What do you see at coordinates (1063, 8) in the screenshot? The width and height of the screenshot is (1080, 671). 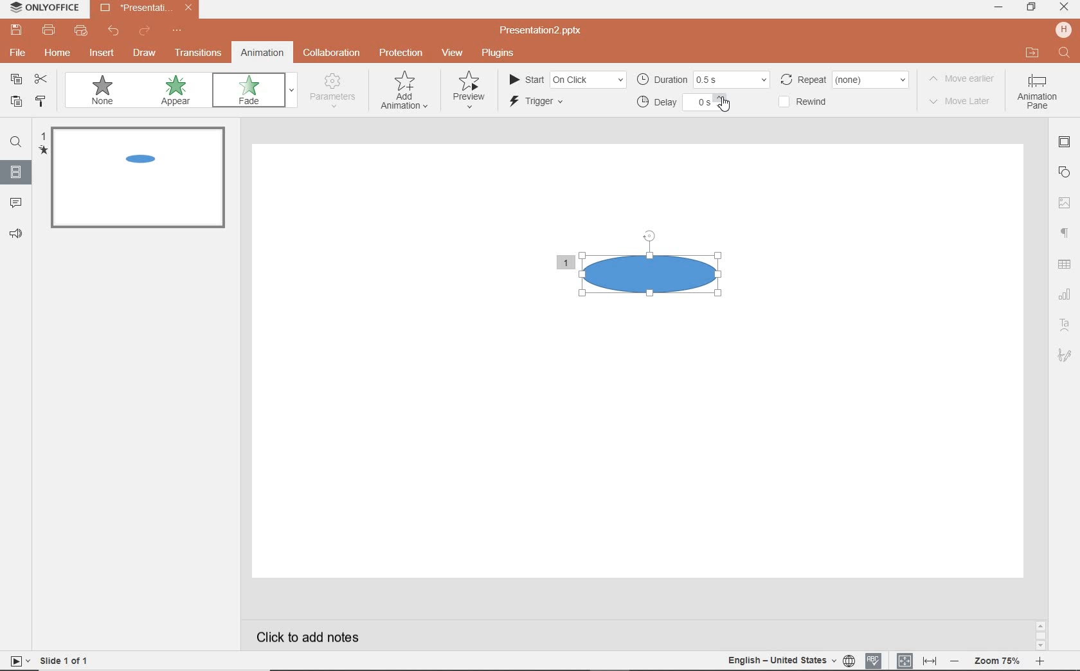 I see `CLOSE` at bounding box center [1063, 8].